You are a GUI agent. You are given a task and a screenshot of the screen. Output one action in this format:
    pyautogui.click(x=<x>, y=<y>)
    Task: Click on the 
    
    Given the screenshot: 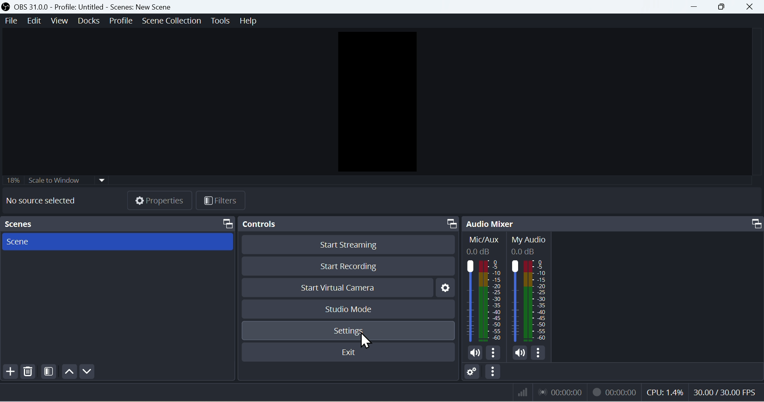 What is the action you would take?
    pyautogui.click(x=495, y=372)
    